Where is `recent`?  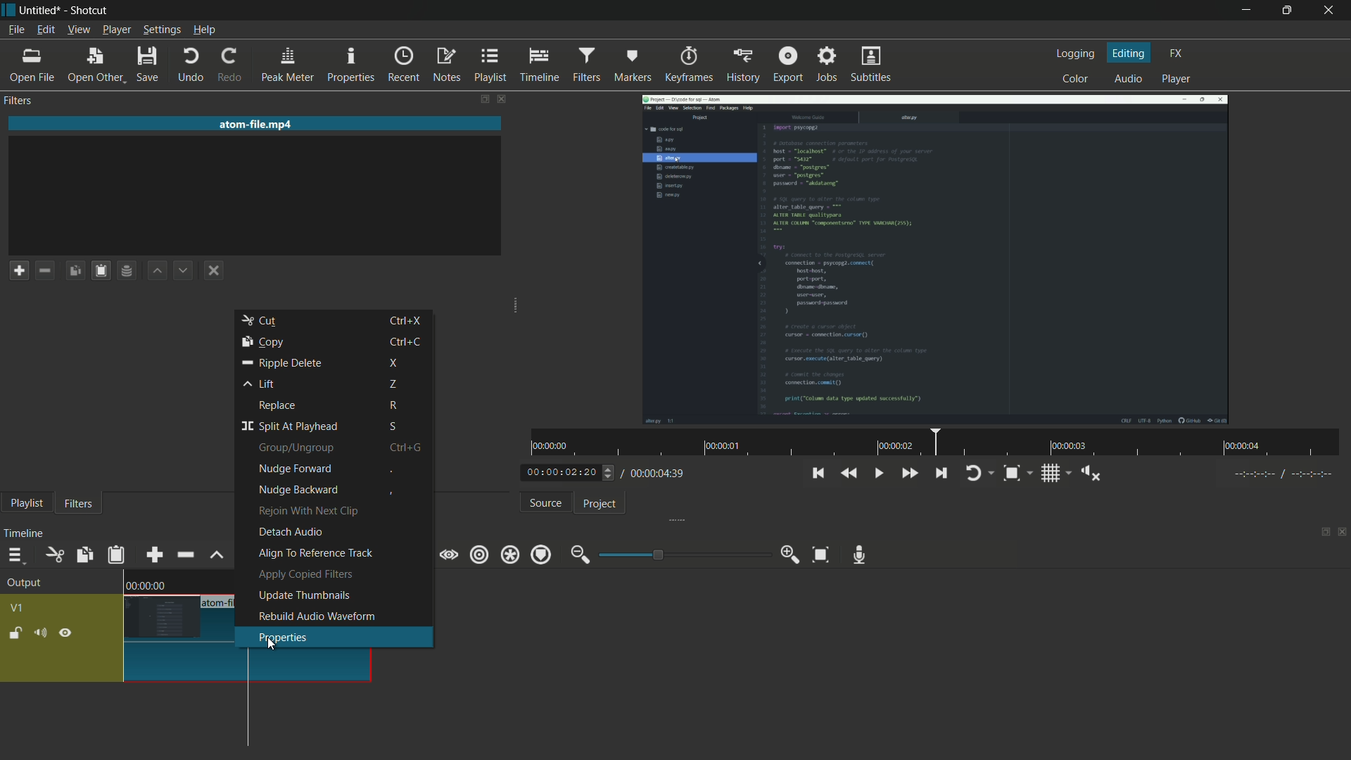
recent is located at coordinates (402, 65).